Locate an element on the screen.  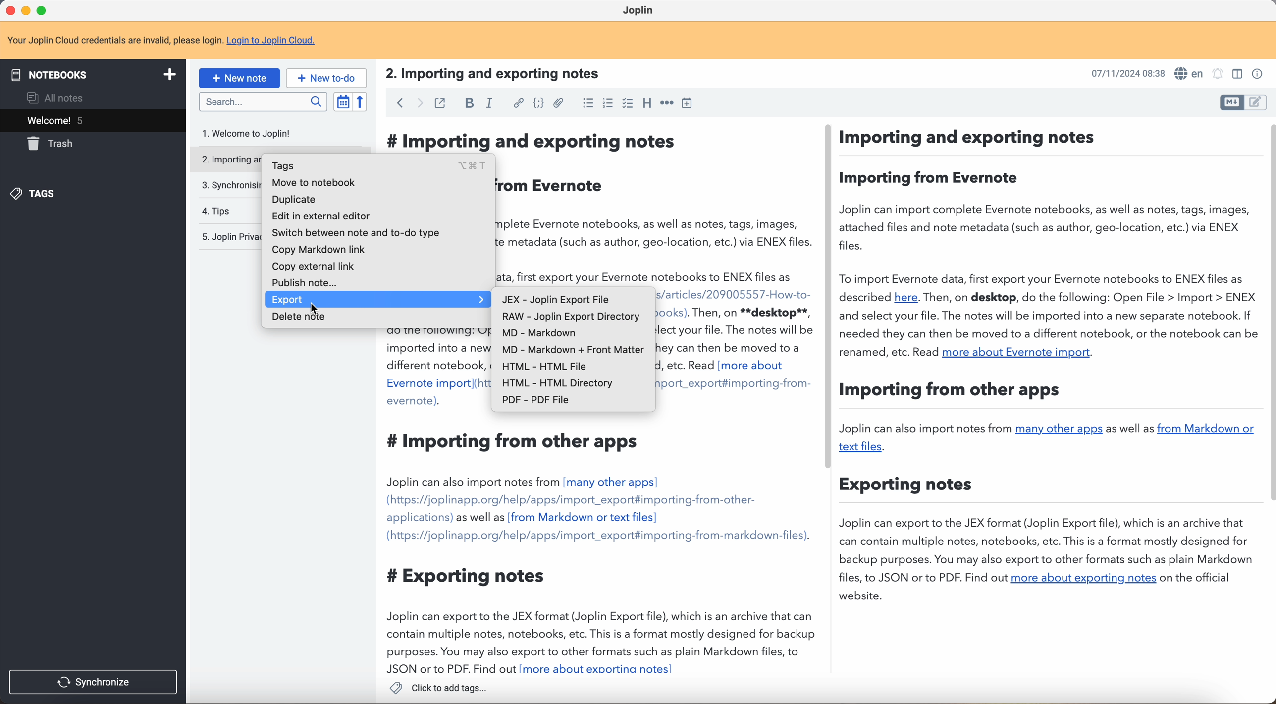
MD - Markdown + front matter is located at coordinates (573, 350).